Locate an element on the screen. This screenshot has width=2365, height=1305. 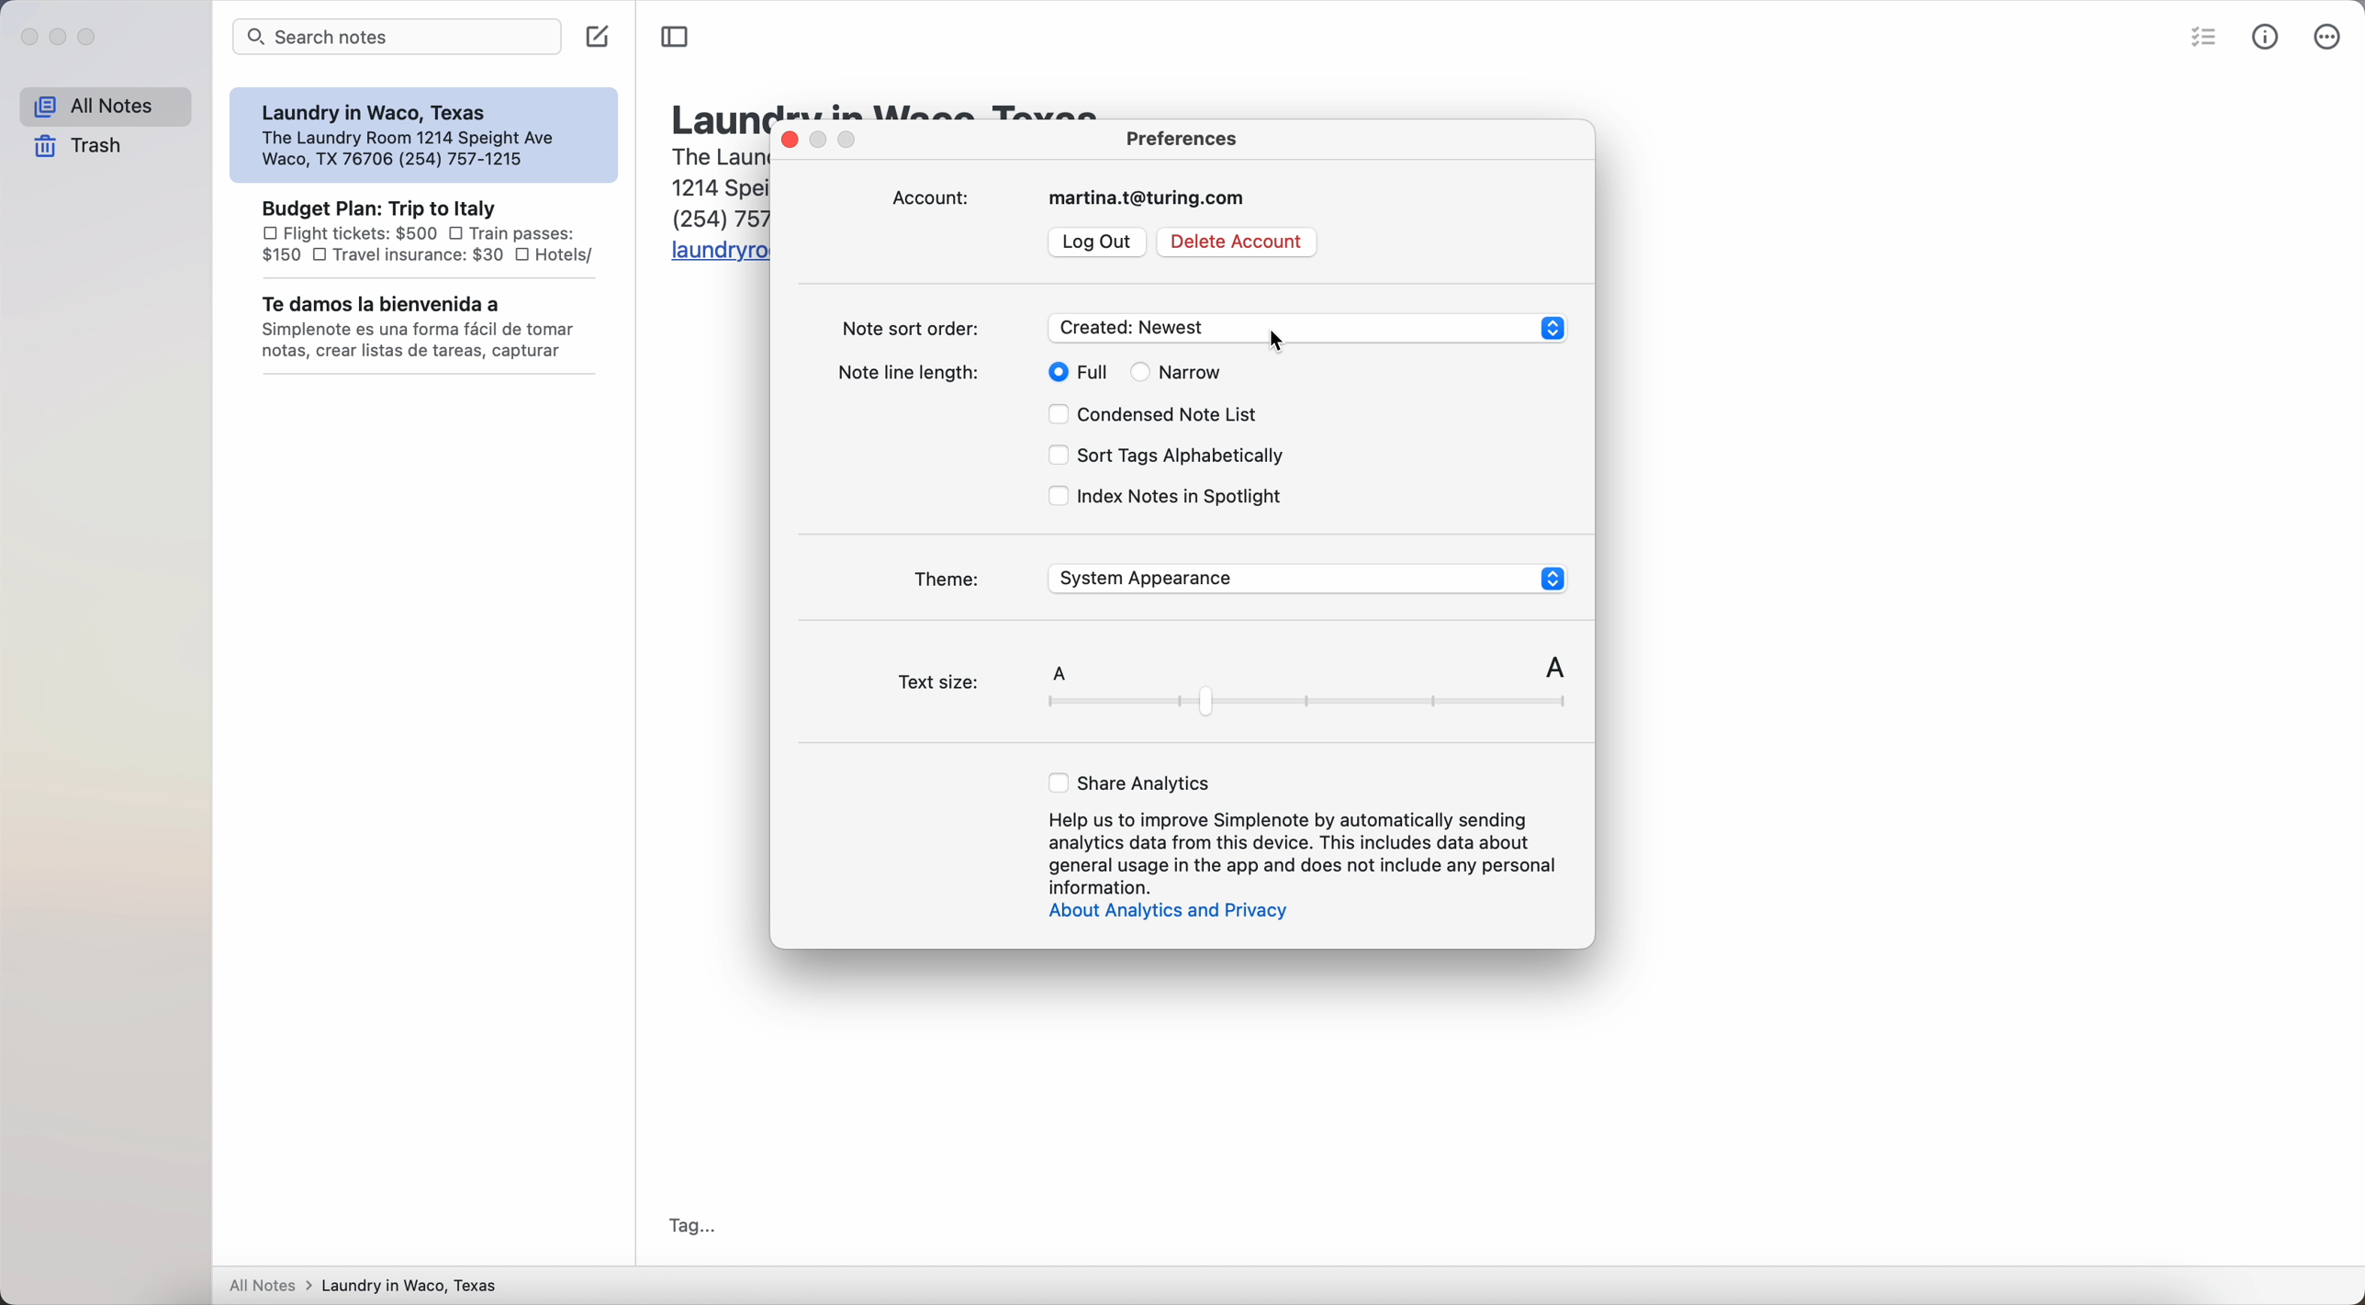
body text: The Laundry Room 1214 Speight Ave Waco, TX 76706 (254) 757-1215 is located at coordinates (712, 185).